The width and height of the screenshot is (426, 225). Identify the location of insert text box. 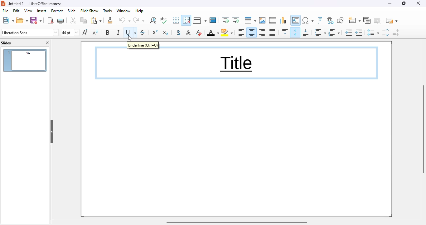
(295, 20).